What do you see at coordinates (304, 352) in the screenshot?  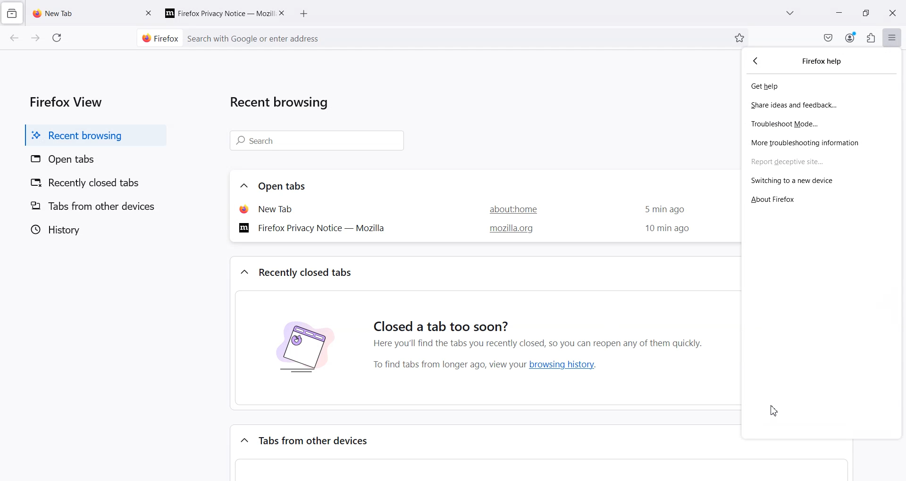 I see `image` at bounding box center [304, 352].